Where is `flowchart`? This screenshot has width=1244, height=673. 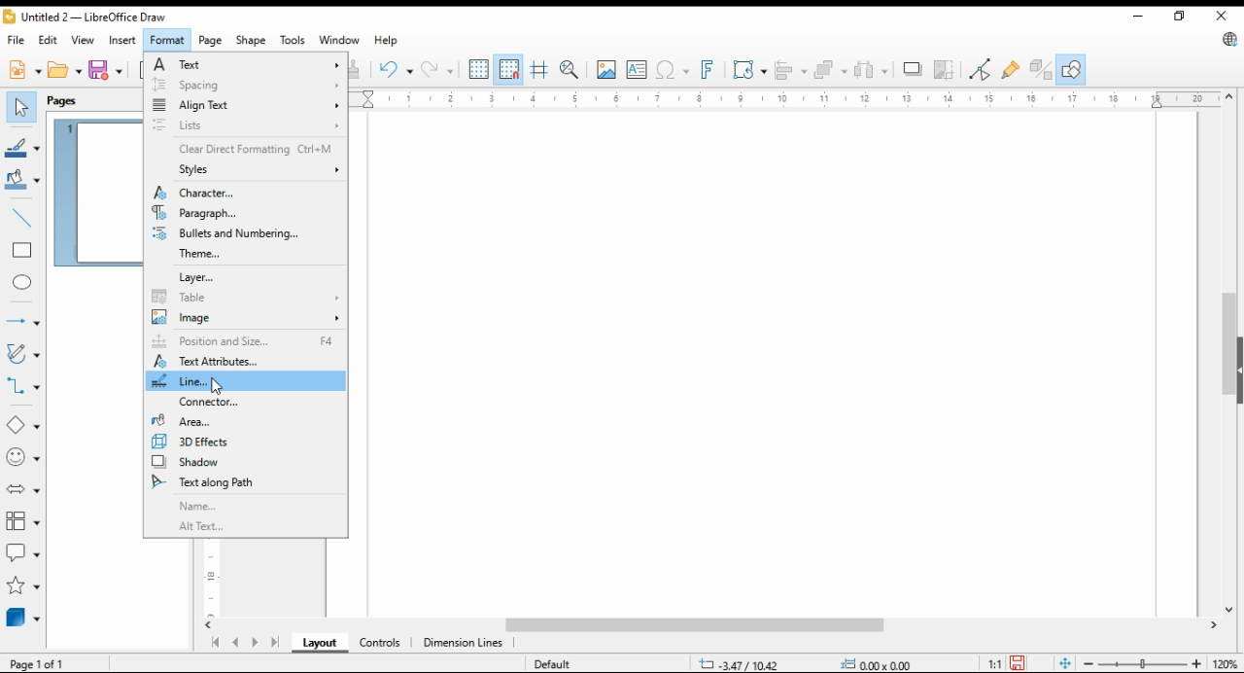 flowchart is located at coordinates (24, 521).